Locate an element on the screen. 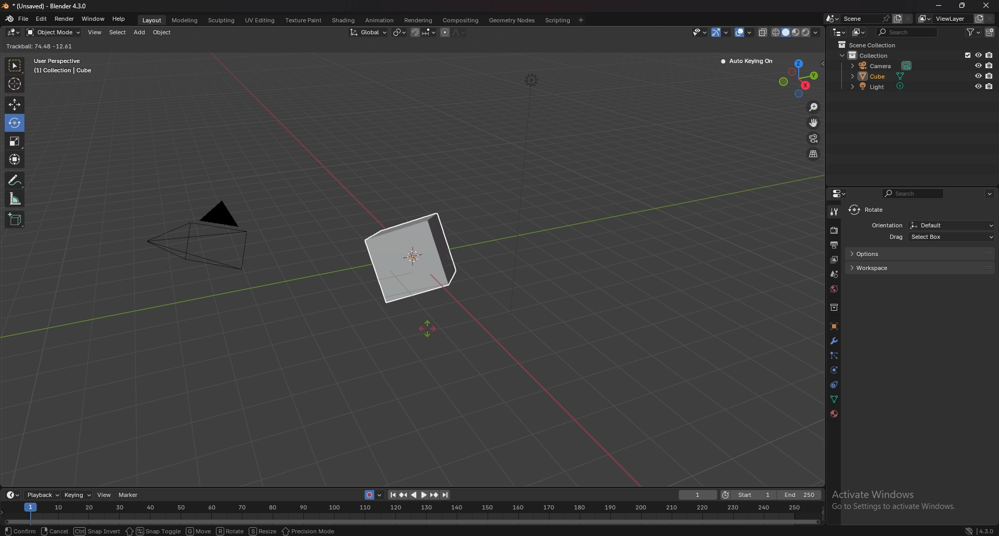 The image size is (999, 536). view port shading is located at coordinates (797, 32).